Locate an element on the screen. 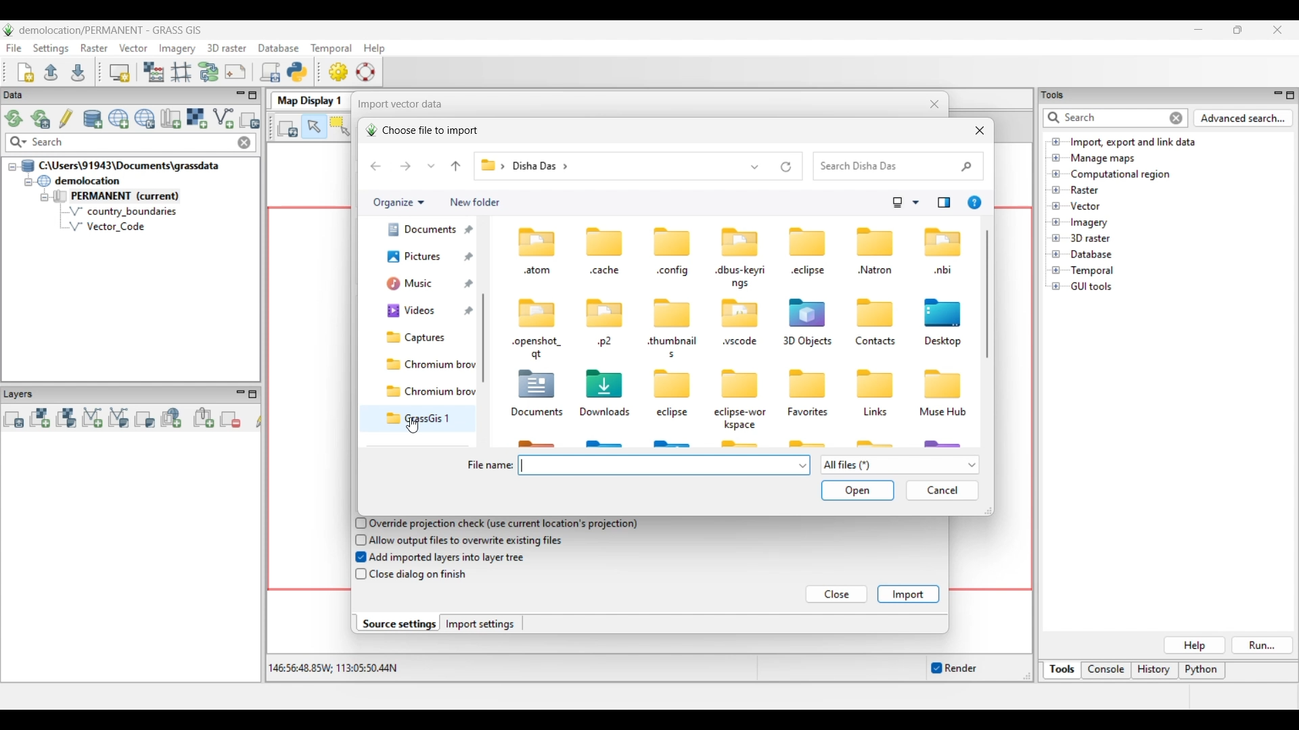 This screenshot has height=730, width=1299. Natron is located at coordinates (875, 270).